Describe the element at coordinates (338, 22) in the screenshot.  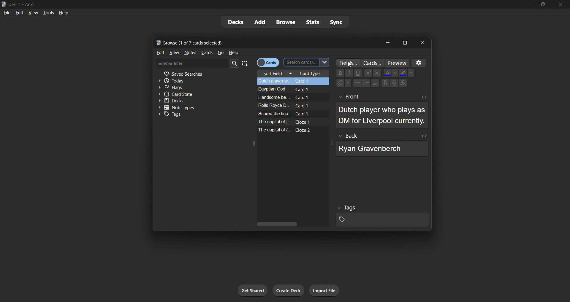
I see `sync` at that location.